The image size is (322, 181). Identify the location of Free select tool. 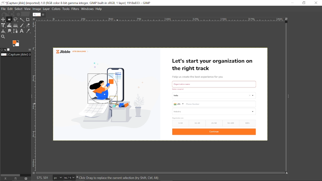
(16, 20).